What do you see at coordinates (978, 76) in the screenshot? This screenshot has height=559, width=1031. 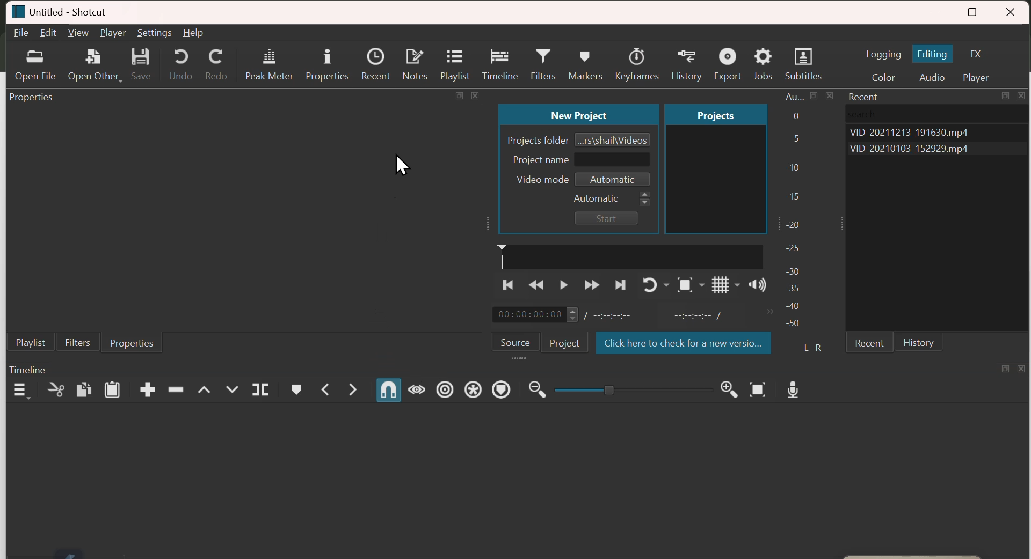 I see `Player` at bounding box center [978, 76].